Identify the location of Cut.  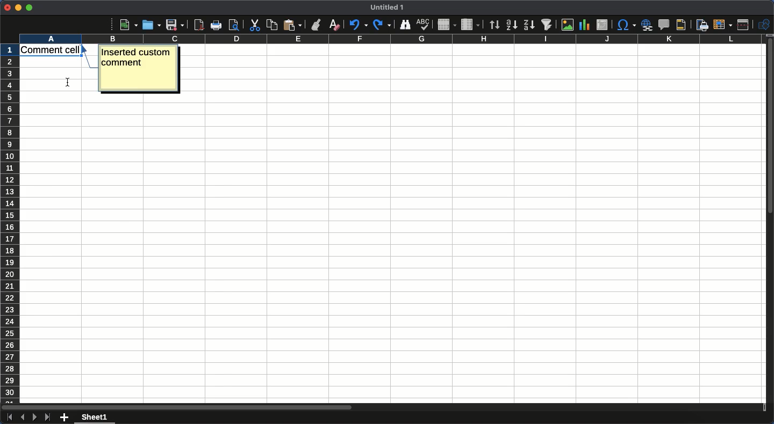
(256, 24).